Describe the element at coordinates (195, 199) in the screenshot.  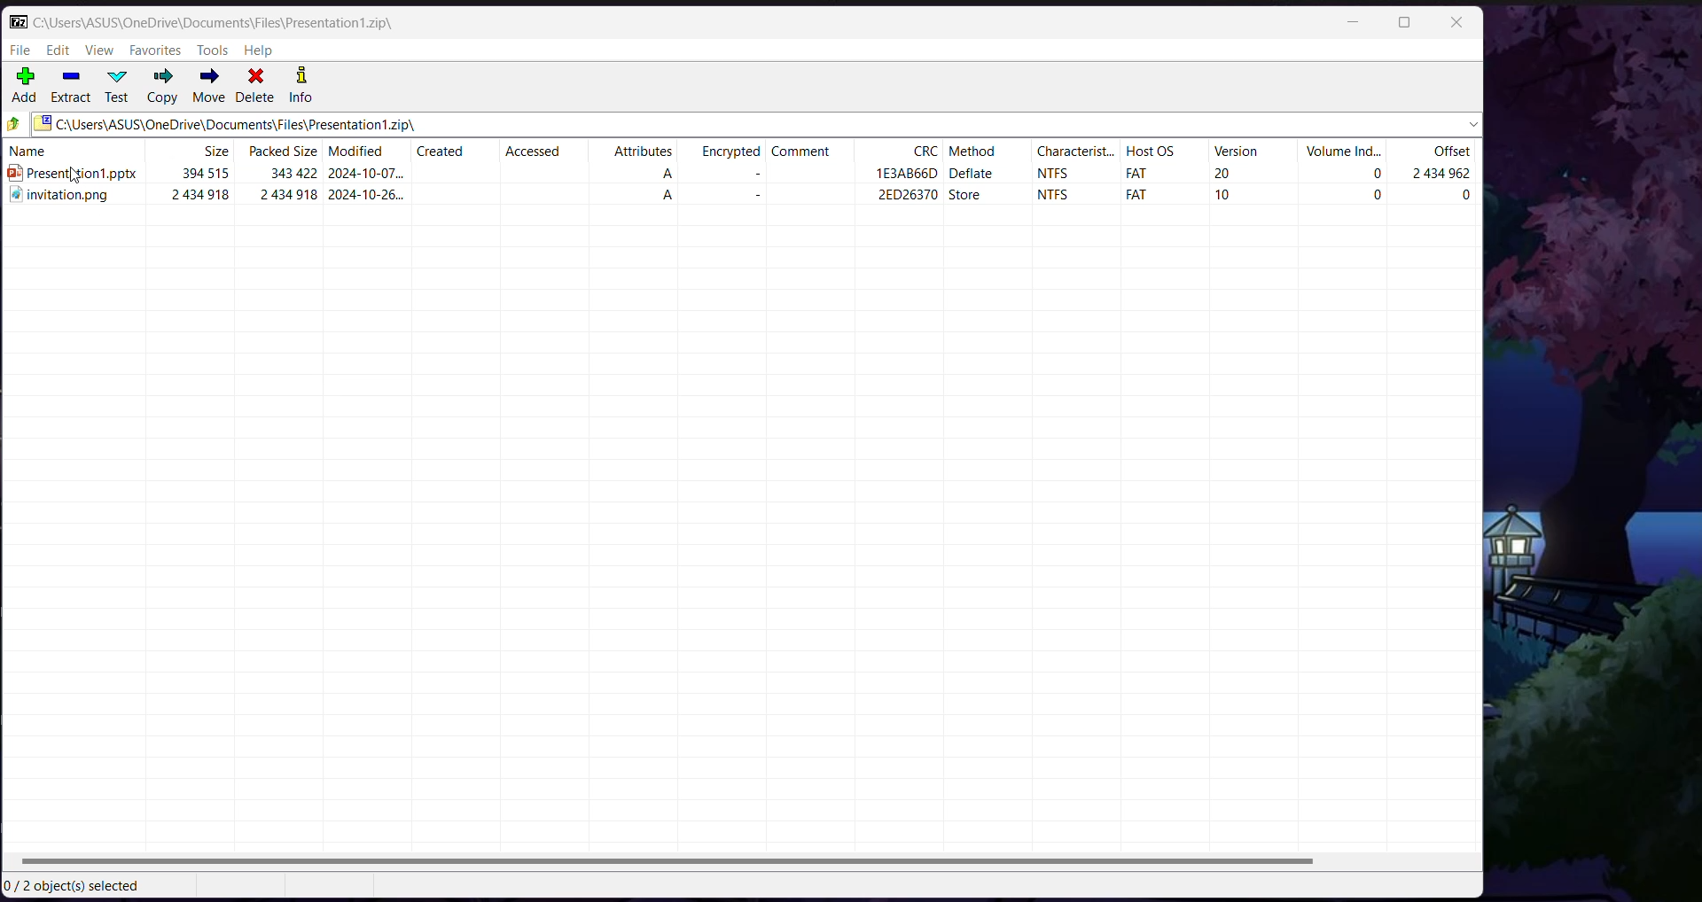
I see `2434918` at that location.